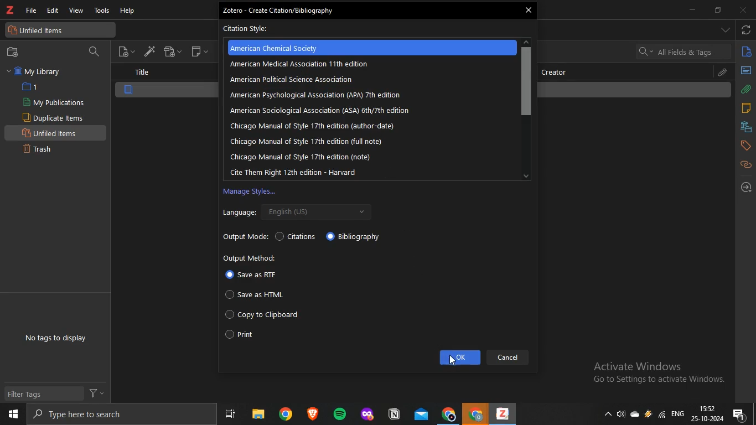  What do you see at coordinates (52, 132) in the screenshot?
I see `Unfiled Items` at bounding box center [52, 132].